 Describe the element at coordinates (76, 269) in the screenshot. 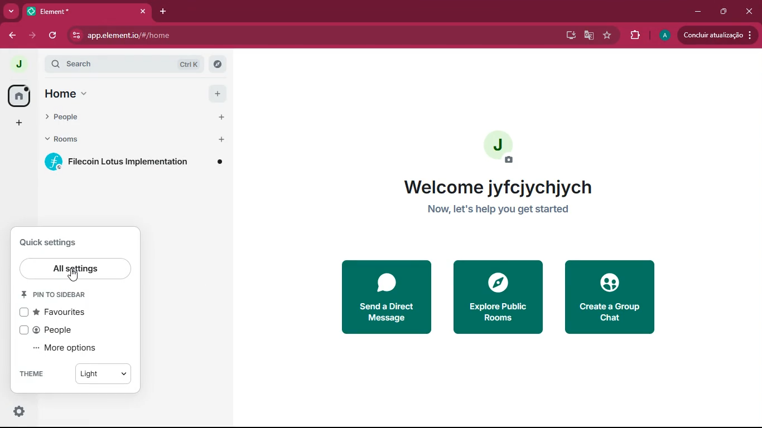

I see `all settings` at that location.